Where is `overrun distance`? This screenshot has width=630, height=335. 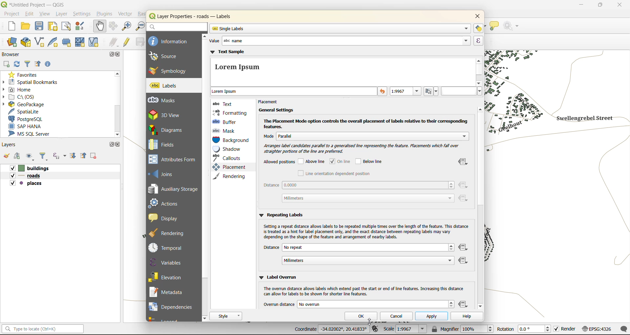
overrun distance is located at coordinates (358, 304).